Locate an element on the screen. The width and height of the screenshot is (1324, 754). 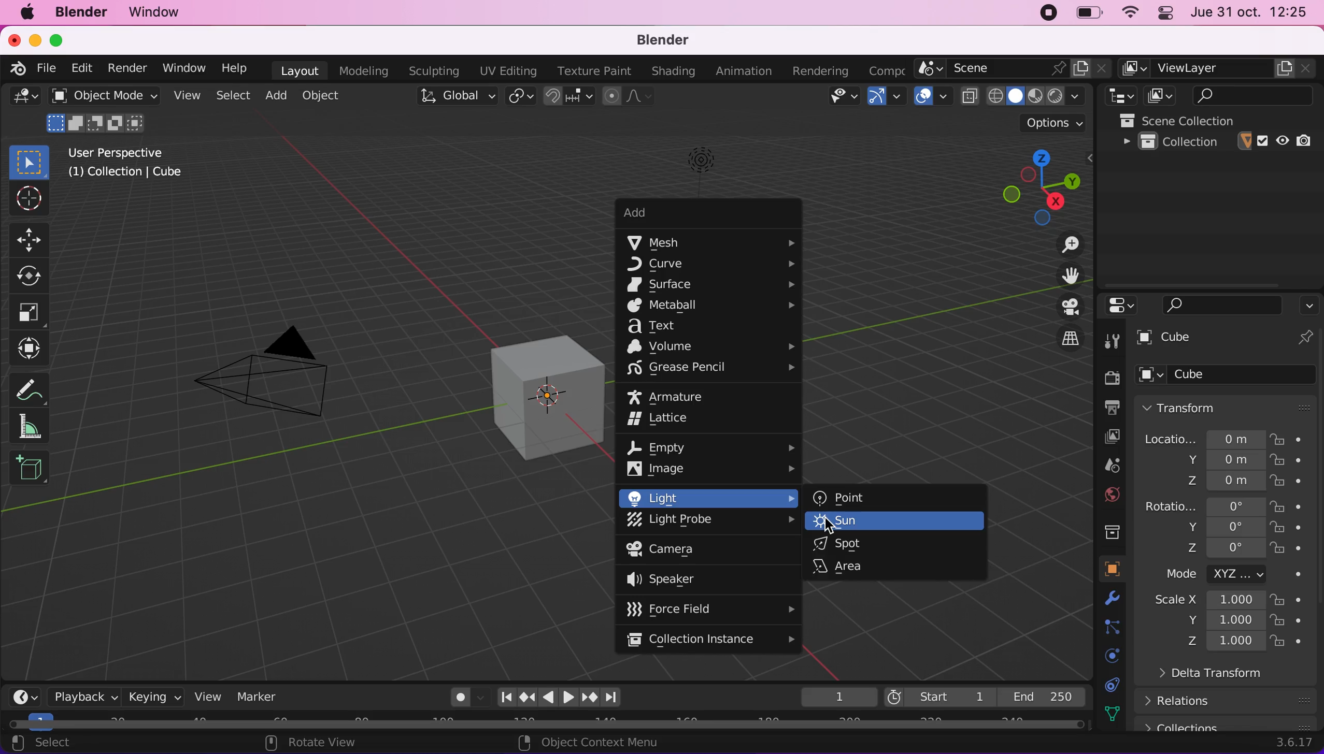
scene is located at coordinates (1013, 68).